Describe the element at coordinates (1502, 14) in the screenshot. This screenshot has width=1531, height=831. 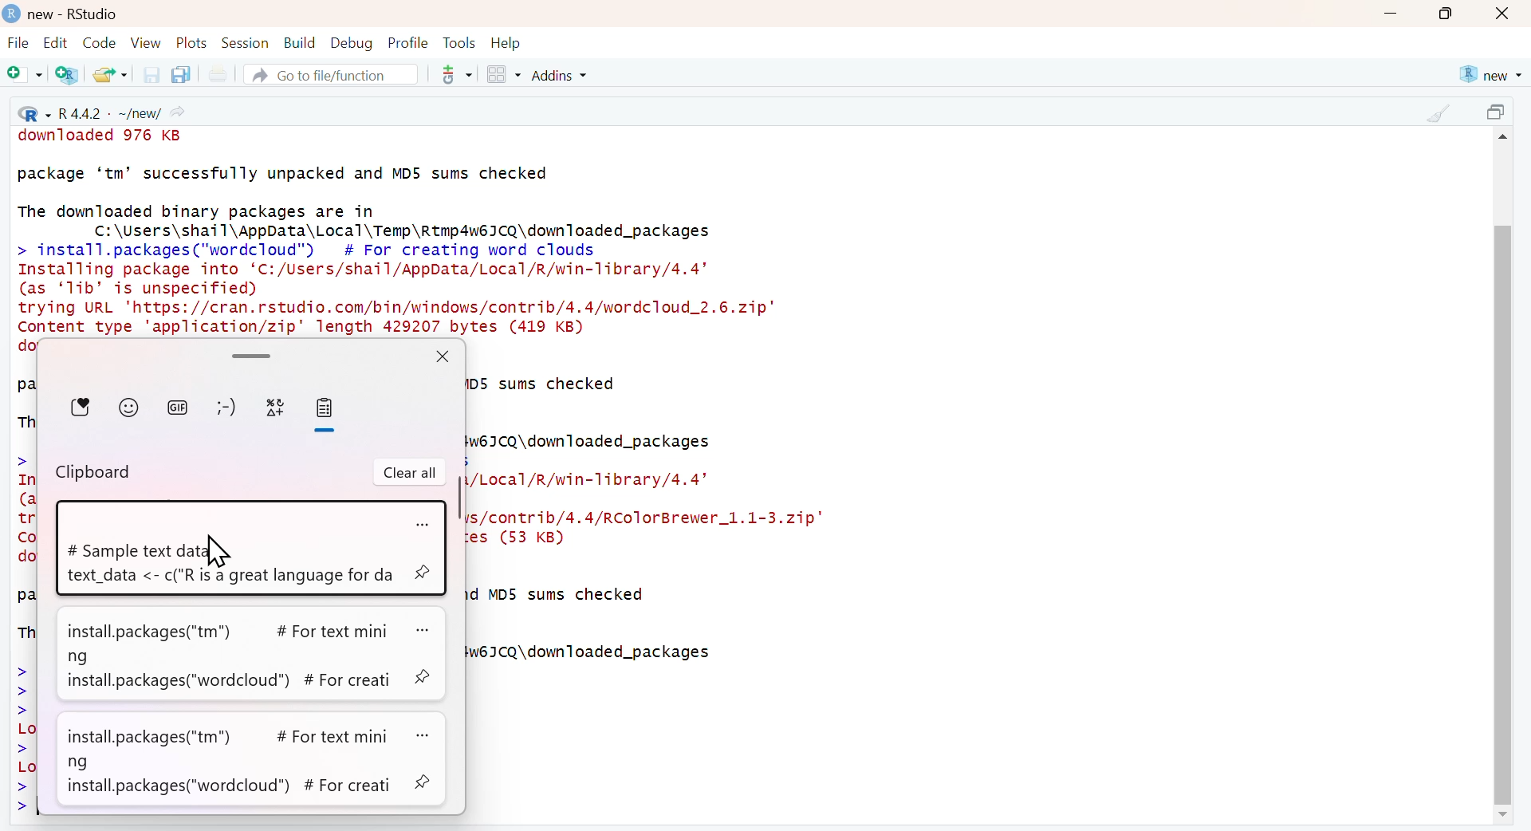
I see `close` at that location.